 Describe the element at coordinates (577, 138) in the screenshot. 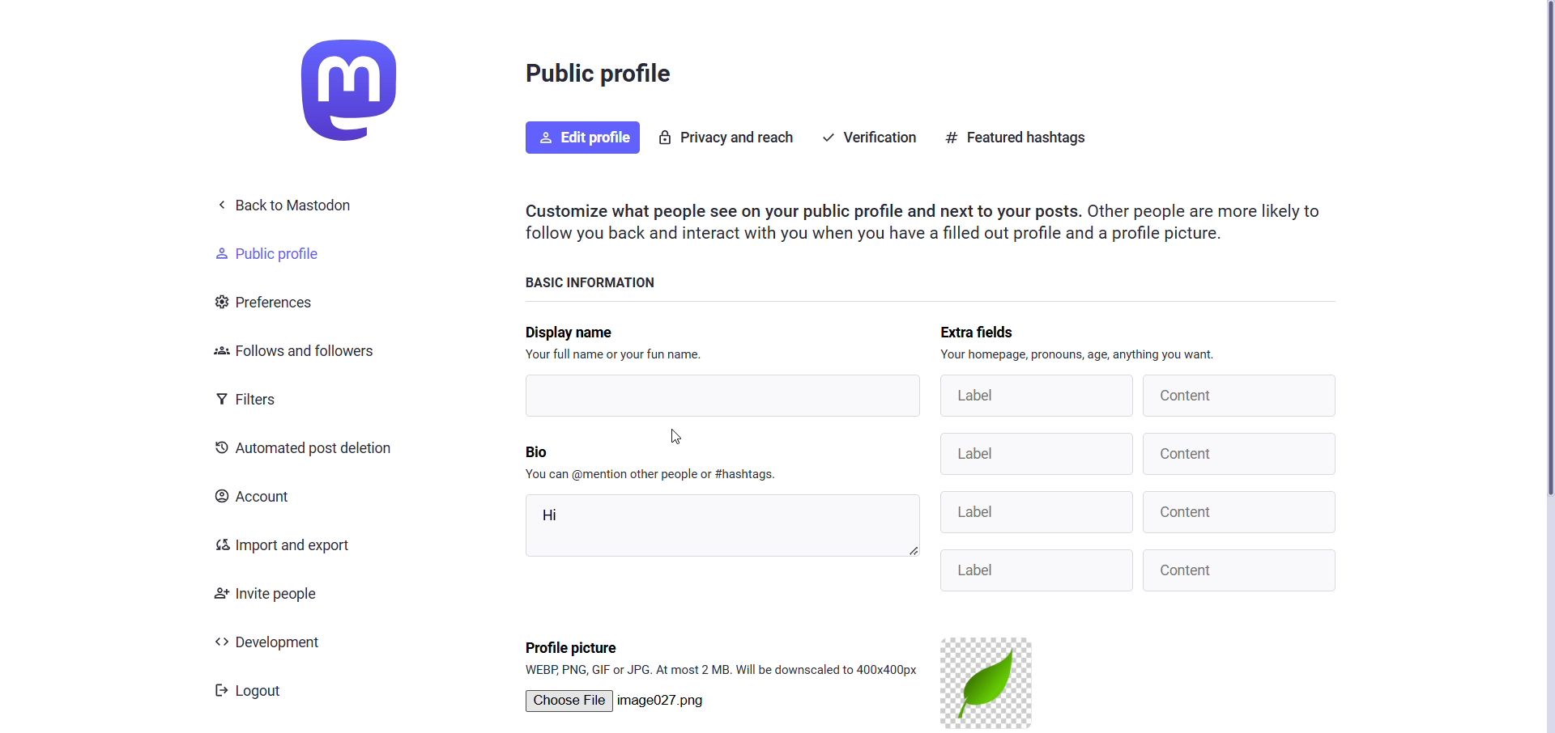

I see `edit profile` at that location.